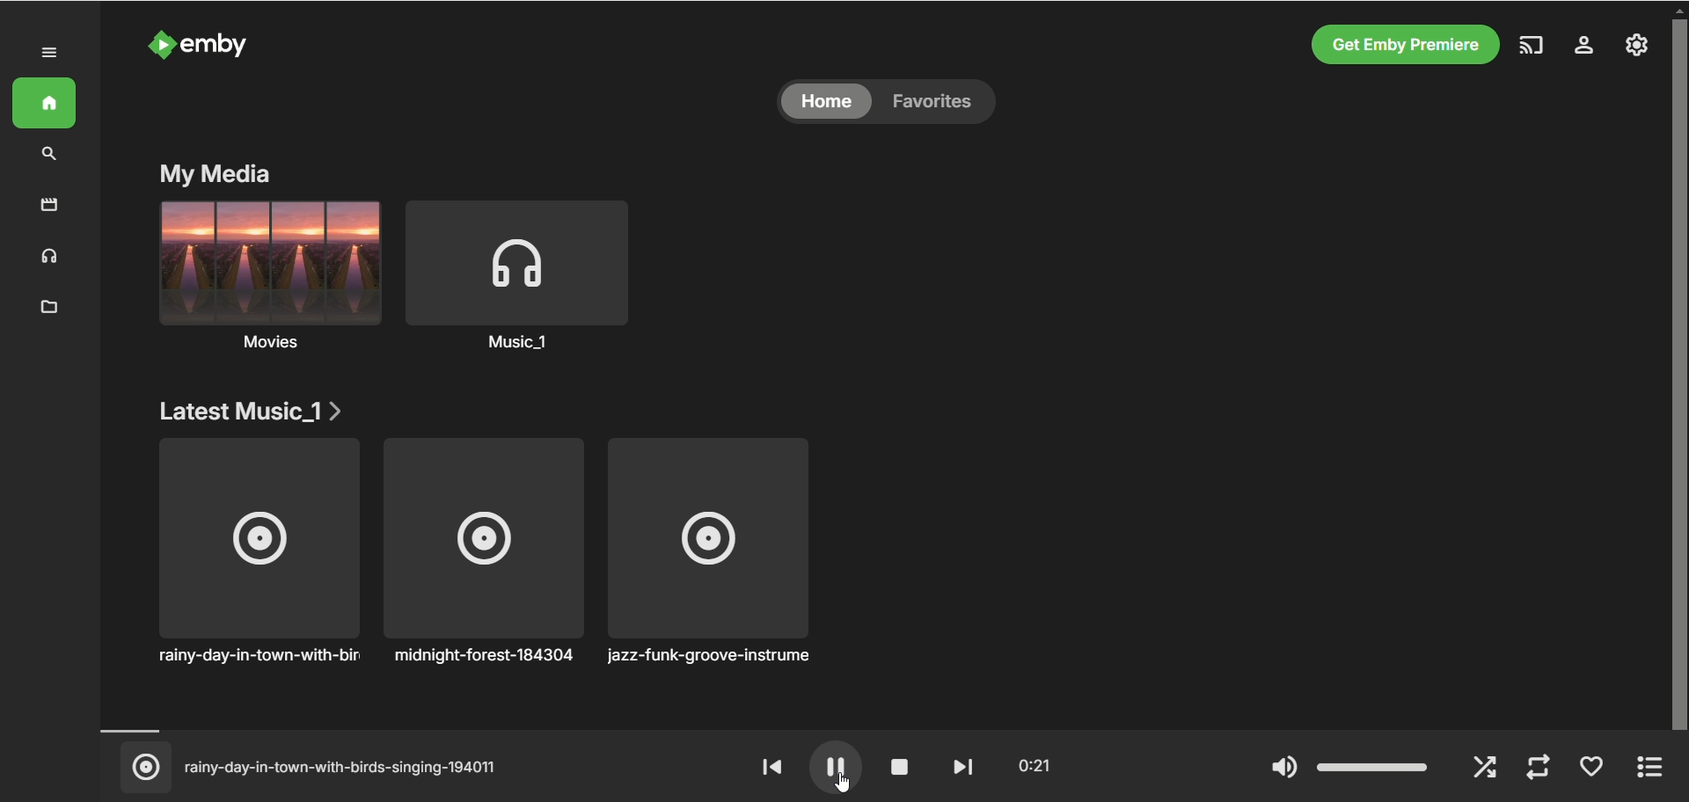 This screenshot has width=1689, height=802. Describe the element at coordinates (49, 307) in the screenshot. I see `folder` at that location.